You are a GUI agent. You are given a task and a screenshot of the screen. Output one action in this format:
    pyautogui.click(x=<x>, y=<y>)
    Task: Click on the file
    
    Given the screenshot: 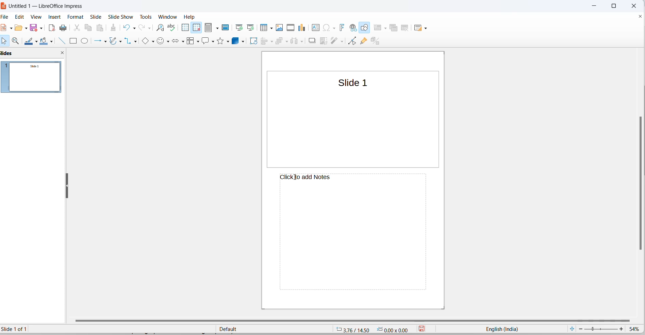 What is the action you would take?
    pyautogui.click(x=5, y=28)
    